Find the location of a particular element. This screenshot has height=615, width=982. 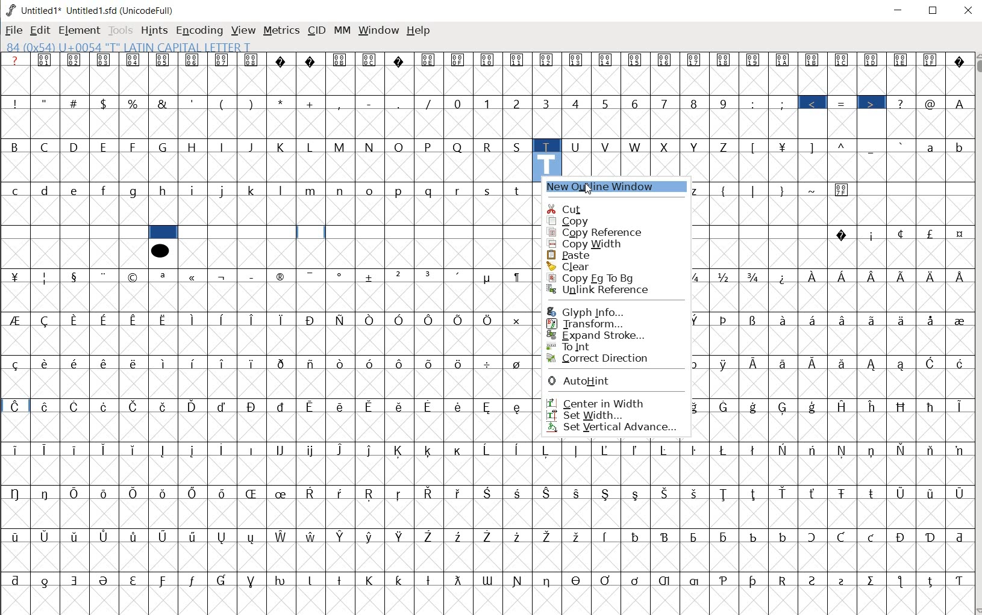

Symbol is located at coordinates (222, 406).